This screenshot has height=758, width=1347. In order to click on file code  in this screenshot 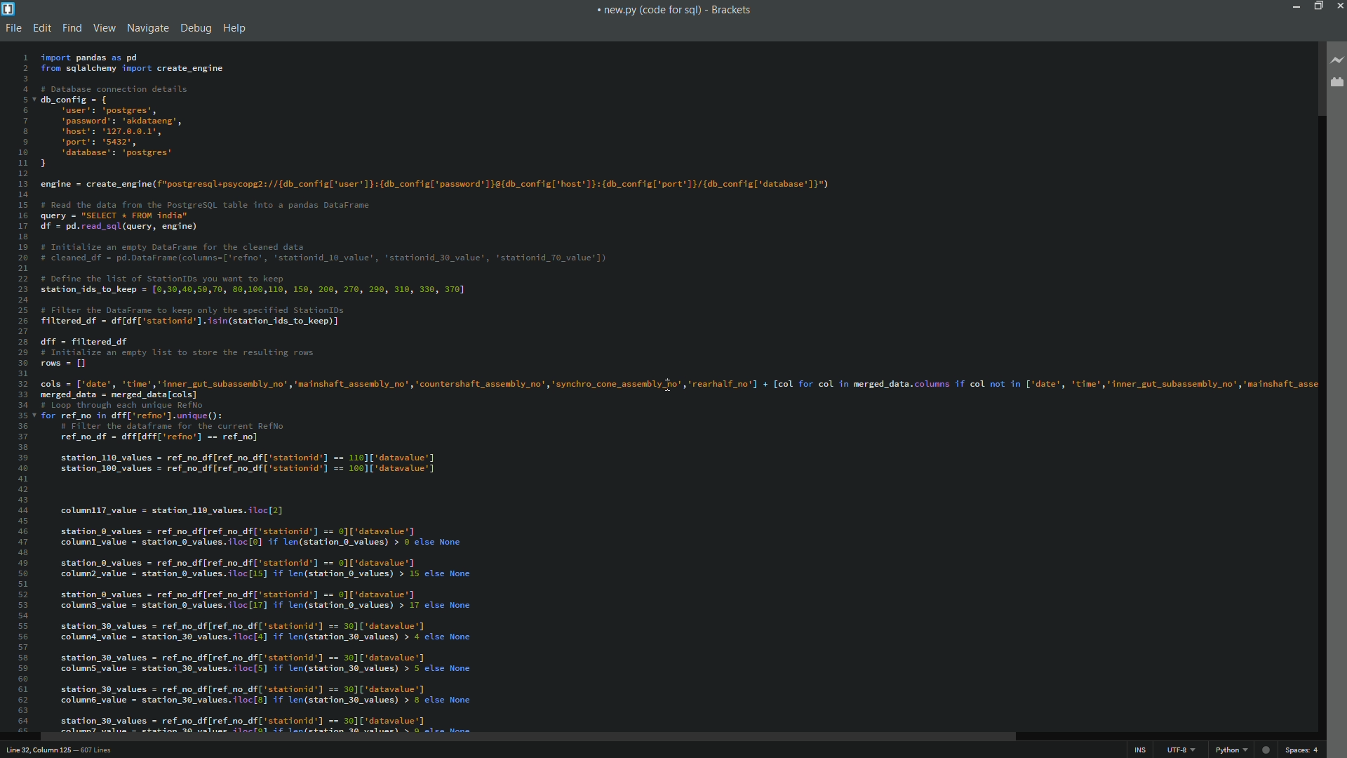, I will do `click(678, 389)`.